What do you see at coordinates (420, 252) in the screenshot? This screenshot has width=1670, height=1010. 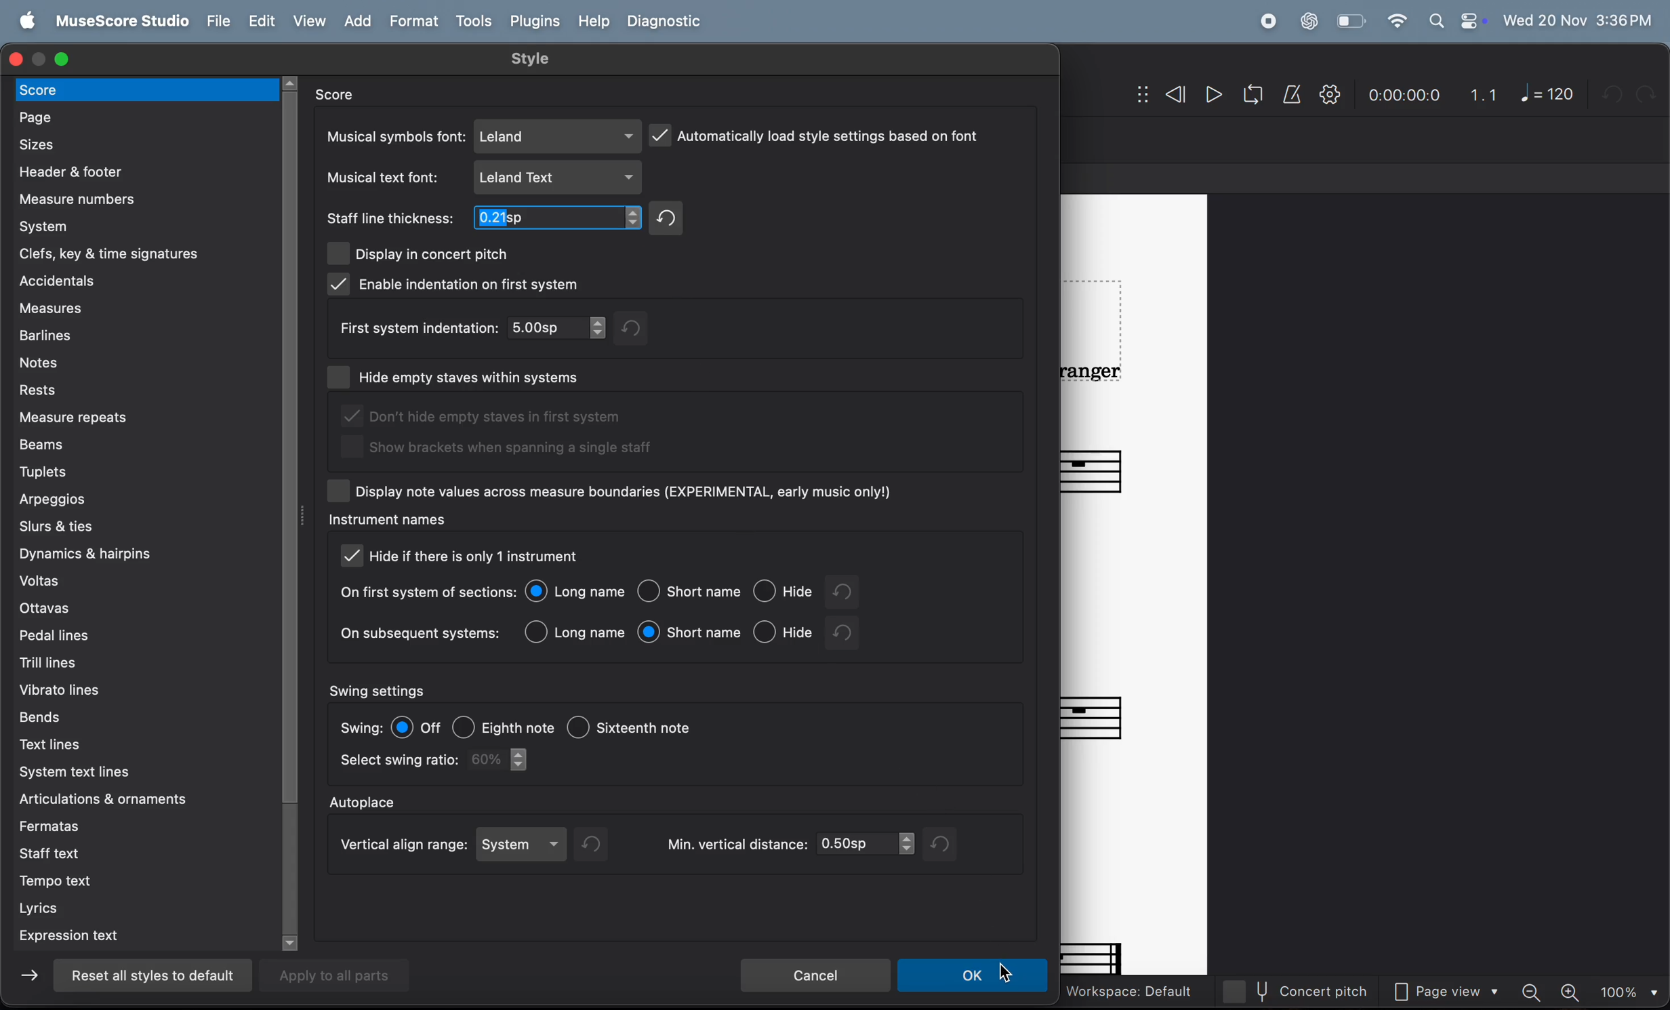 I see `display in concert pitch` at bounding box center [420, 252].